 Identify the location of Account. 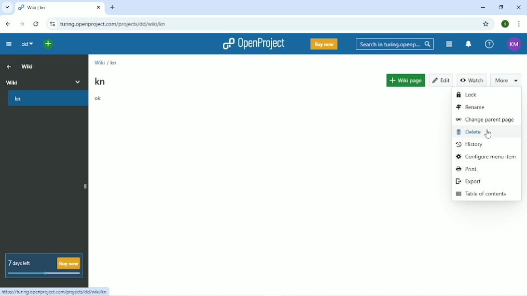
(505, 24).